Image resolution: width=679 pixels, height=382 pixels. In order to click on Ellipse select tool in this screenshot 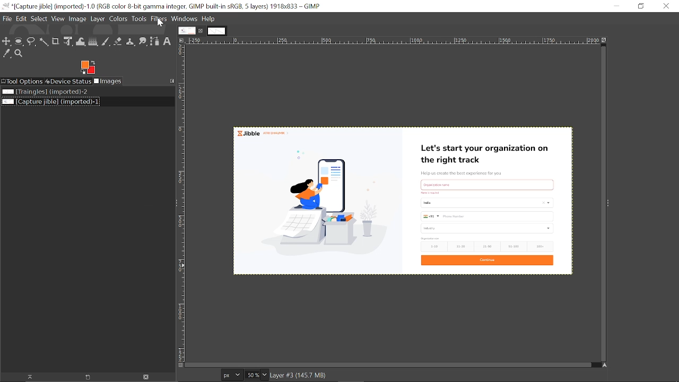, I will do `click(19, 42)`.